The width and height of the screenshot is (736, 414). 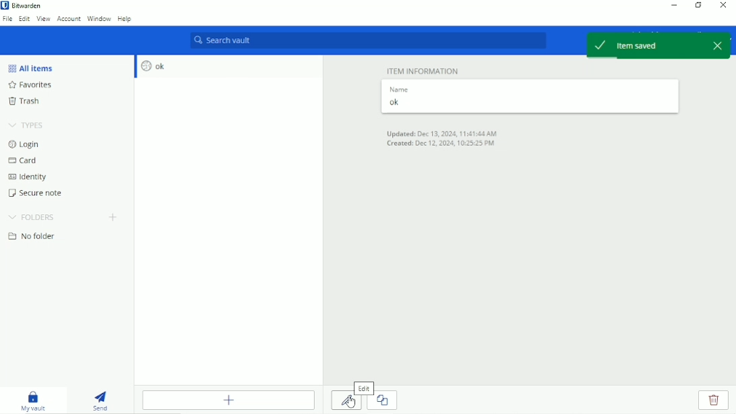 What do you see at coordinates (23, 19) in the screenshot?
I see `Edit` at bounding box center [23, 19].